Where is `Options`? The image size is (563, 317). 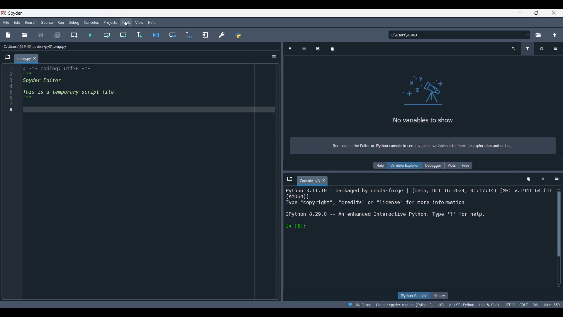 Options is located at coordinates (557, 179).